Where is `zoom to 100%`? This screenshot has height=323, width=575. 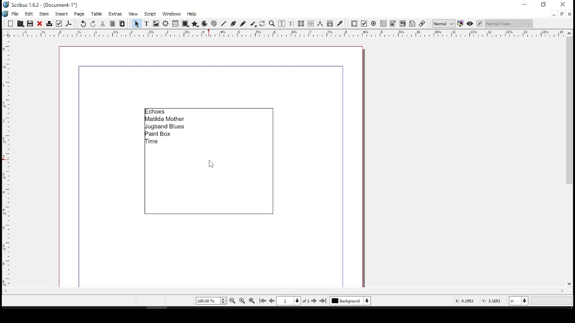 zoom to 100% is located at coordinates (242, 300).